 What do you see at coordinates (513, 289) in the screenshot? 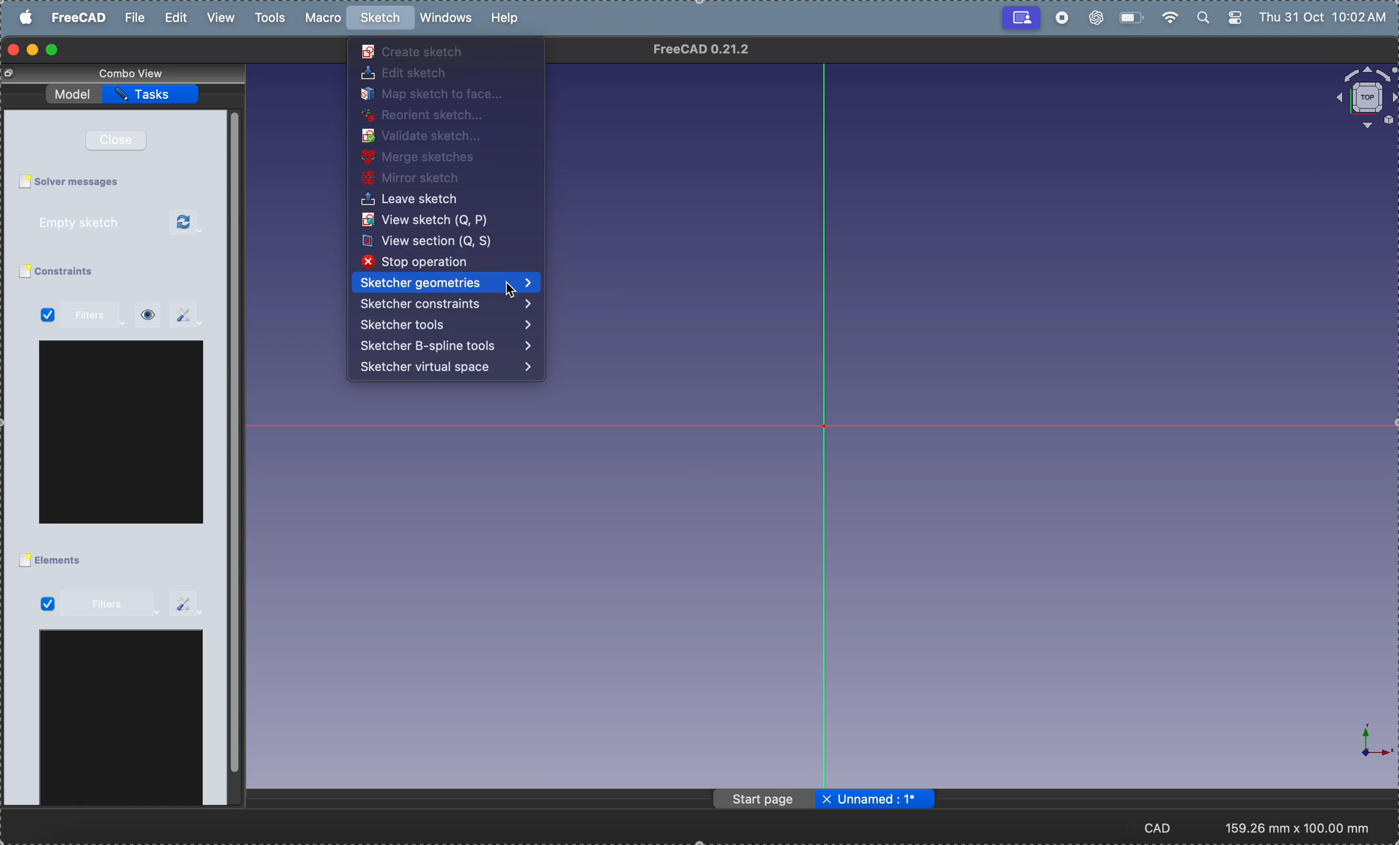
I see `Cursor` at bounding box center [513, 289].